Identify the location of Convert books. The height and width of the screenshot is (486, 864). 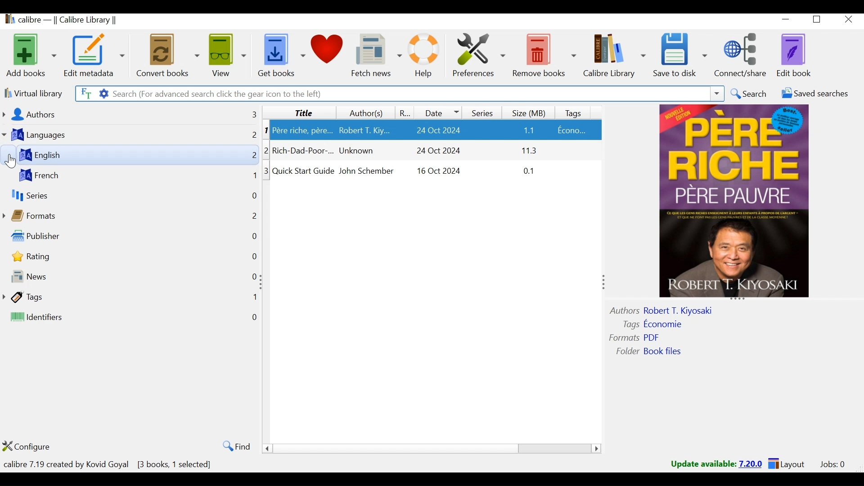
(166, 55).